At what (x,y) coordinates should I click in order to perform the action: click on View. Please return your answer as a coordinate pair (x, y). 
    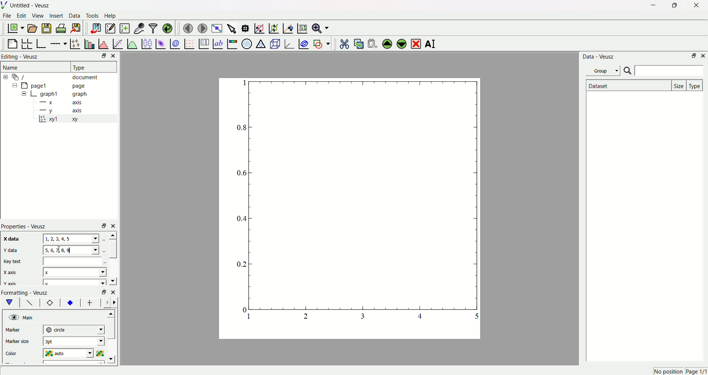
    Looking at the image, I should click on (38, 16).